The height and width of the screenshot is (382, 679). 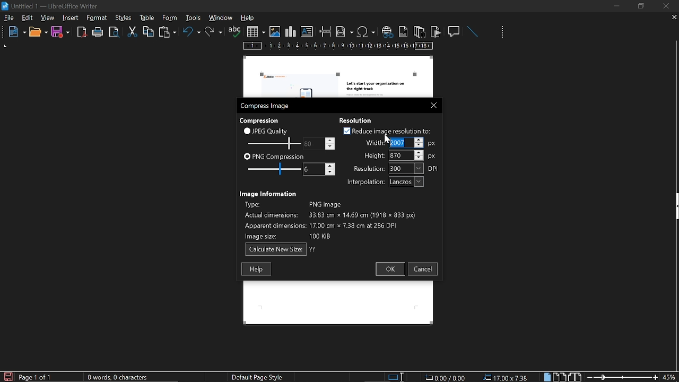 What do you see at coordinates (249, 19) in the screenshot?
I see `help` at bounding box center [249, 19].